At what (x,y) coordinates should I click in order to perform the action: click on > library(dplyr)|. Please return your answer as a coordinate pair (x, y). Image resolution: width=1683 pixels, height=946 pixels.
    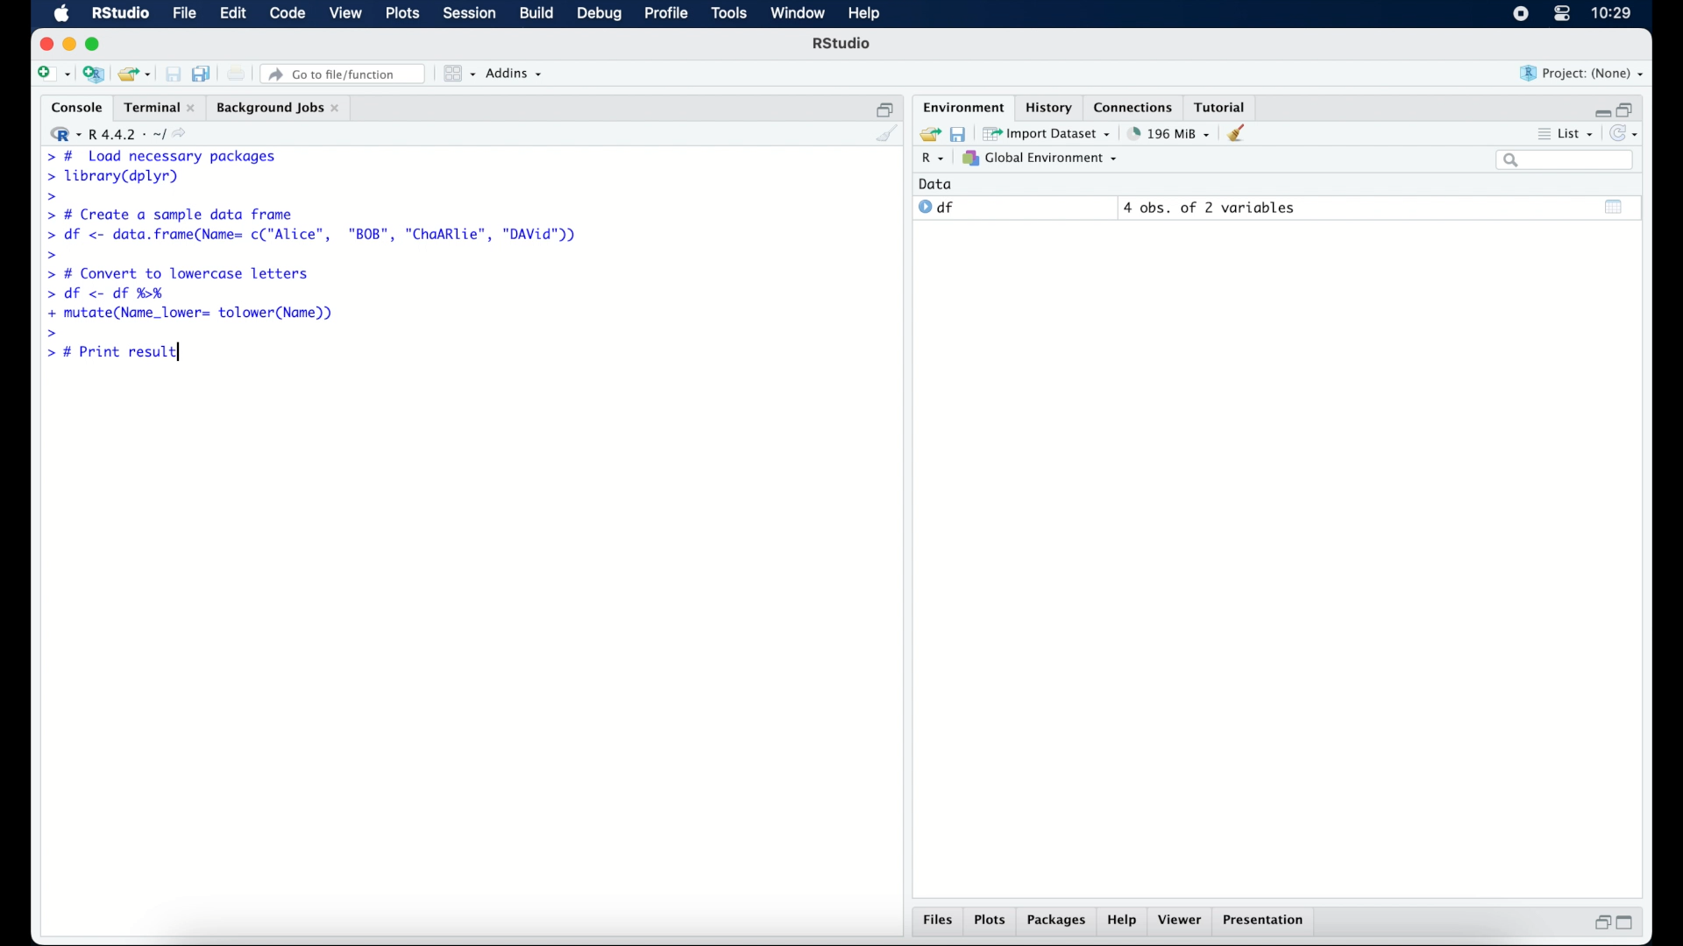
    Looking at the image, I should click on (117, 177).